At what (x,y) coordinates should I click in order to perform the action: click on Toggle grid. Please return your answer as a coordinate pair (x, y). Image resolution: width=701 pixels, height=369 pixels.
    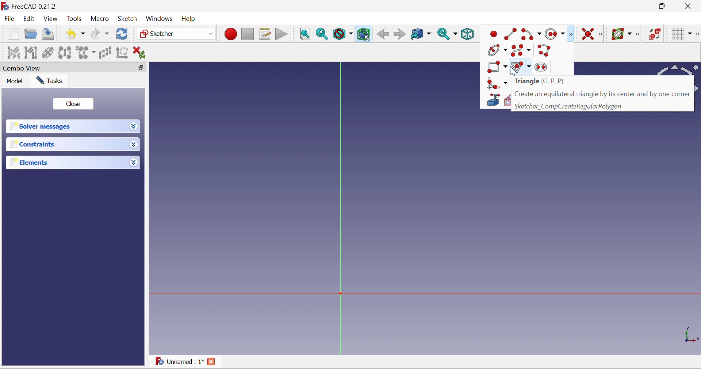
    Looking at the image, I should click on (682, 34).